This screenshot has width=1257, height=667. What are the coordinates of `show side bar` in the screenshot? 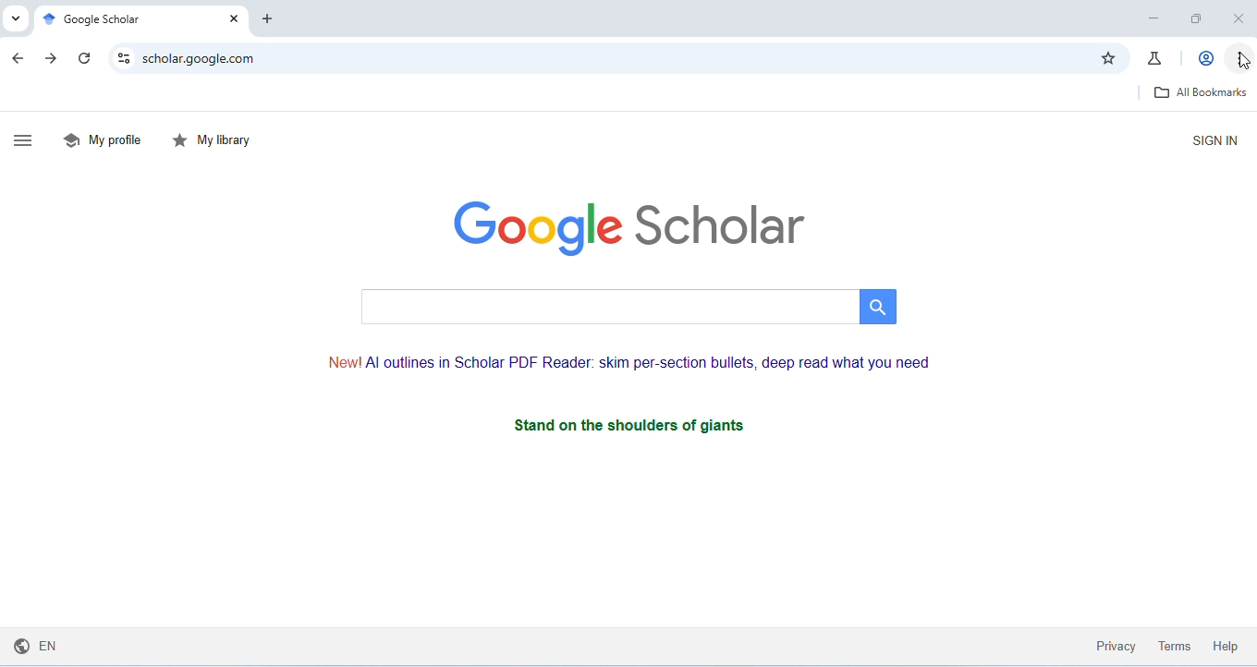 It's located at (29, 139).